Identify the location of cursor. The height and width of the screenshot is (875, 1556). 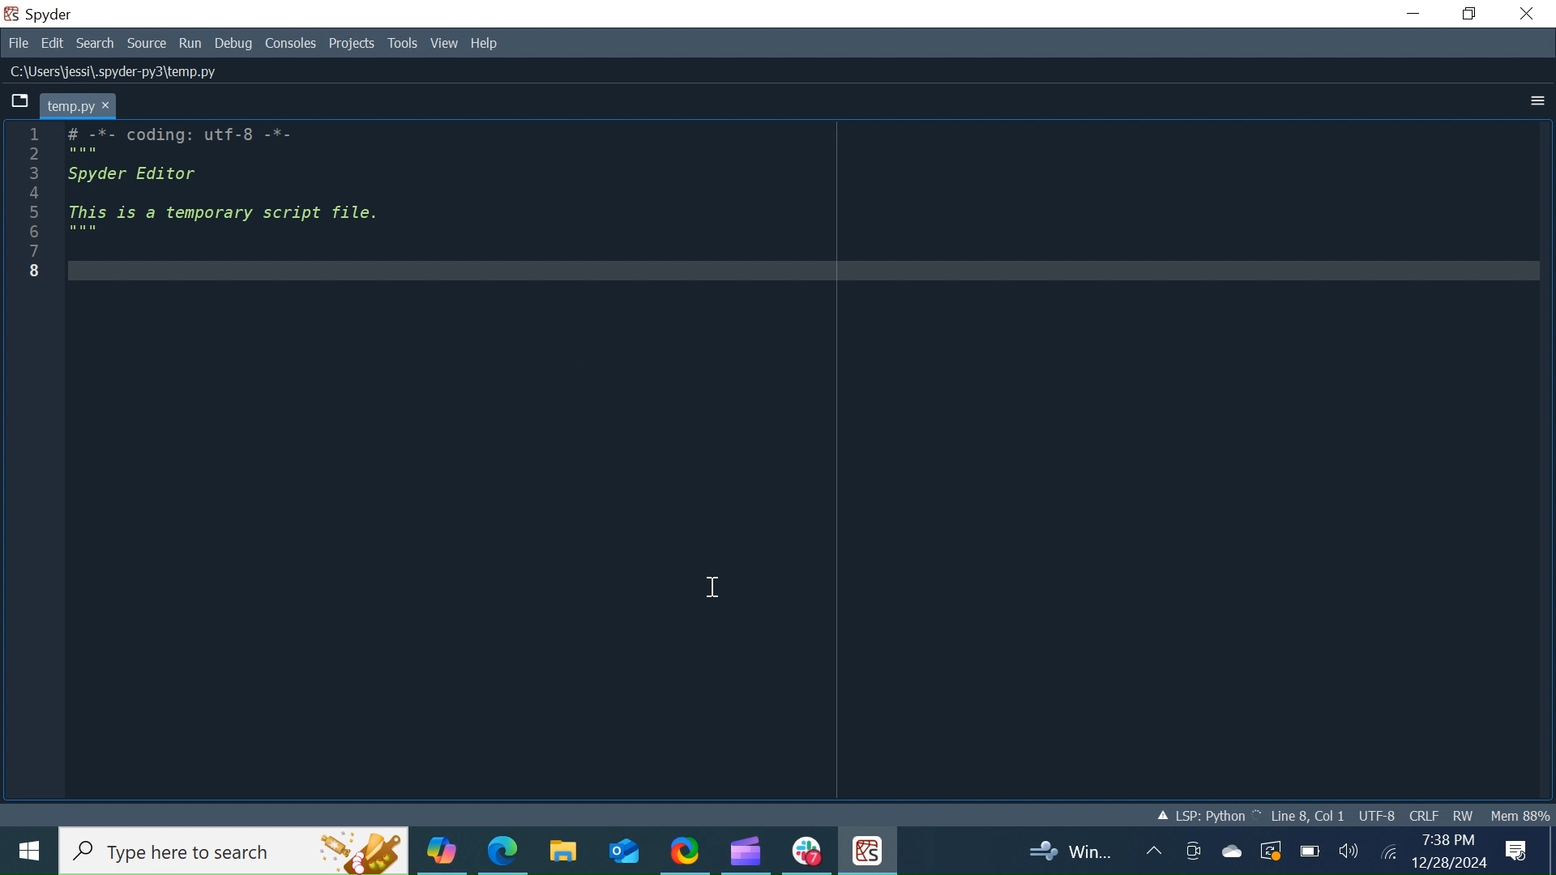
(712, 591).